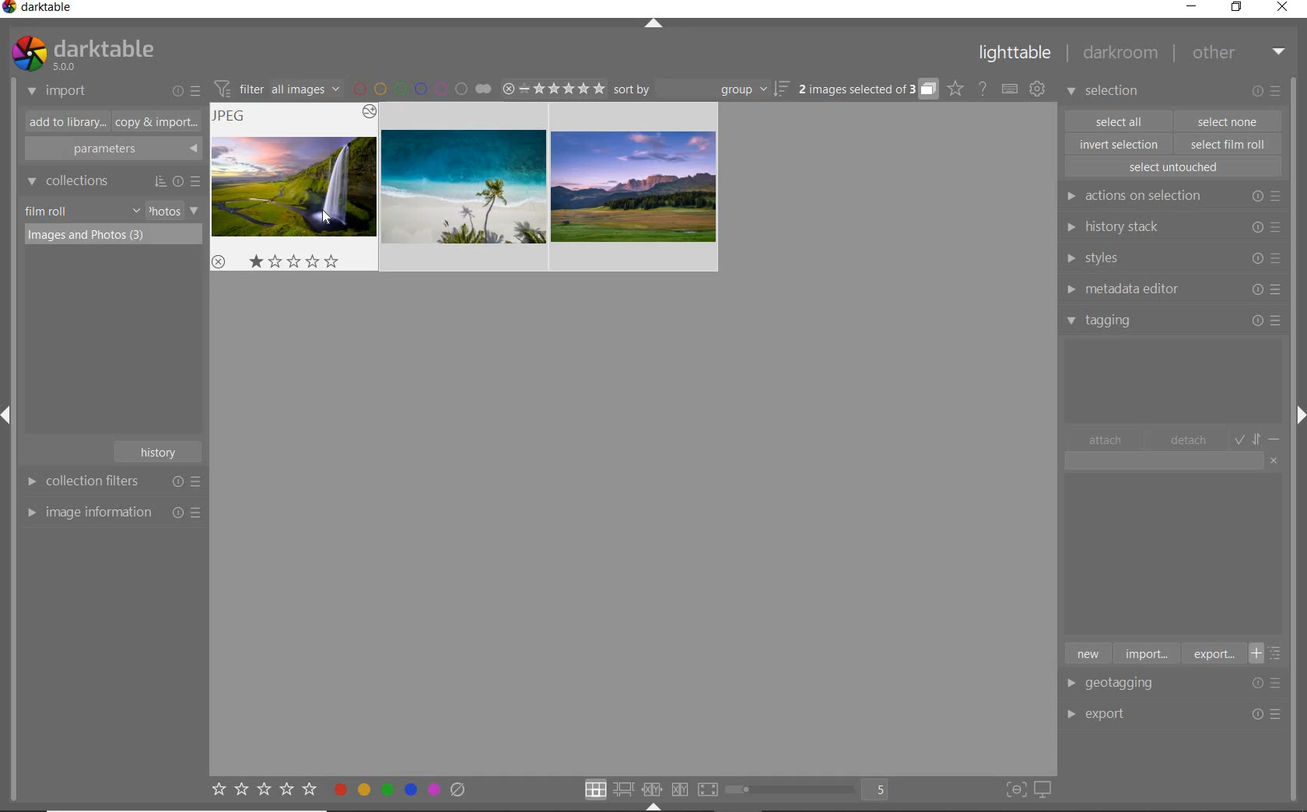  Describe the element at coordinates (1269, 92) in the screenshot. I see `modify selected images or presets & preferences` at that location.